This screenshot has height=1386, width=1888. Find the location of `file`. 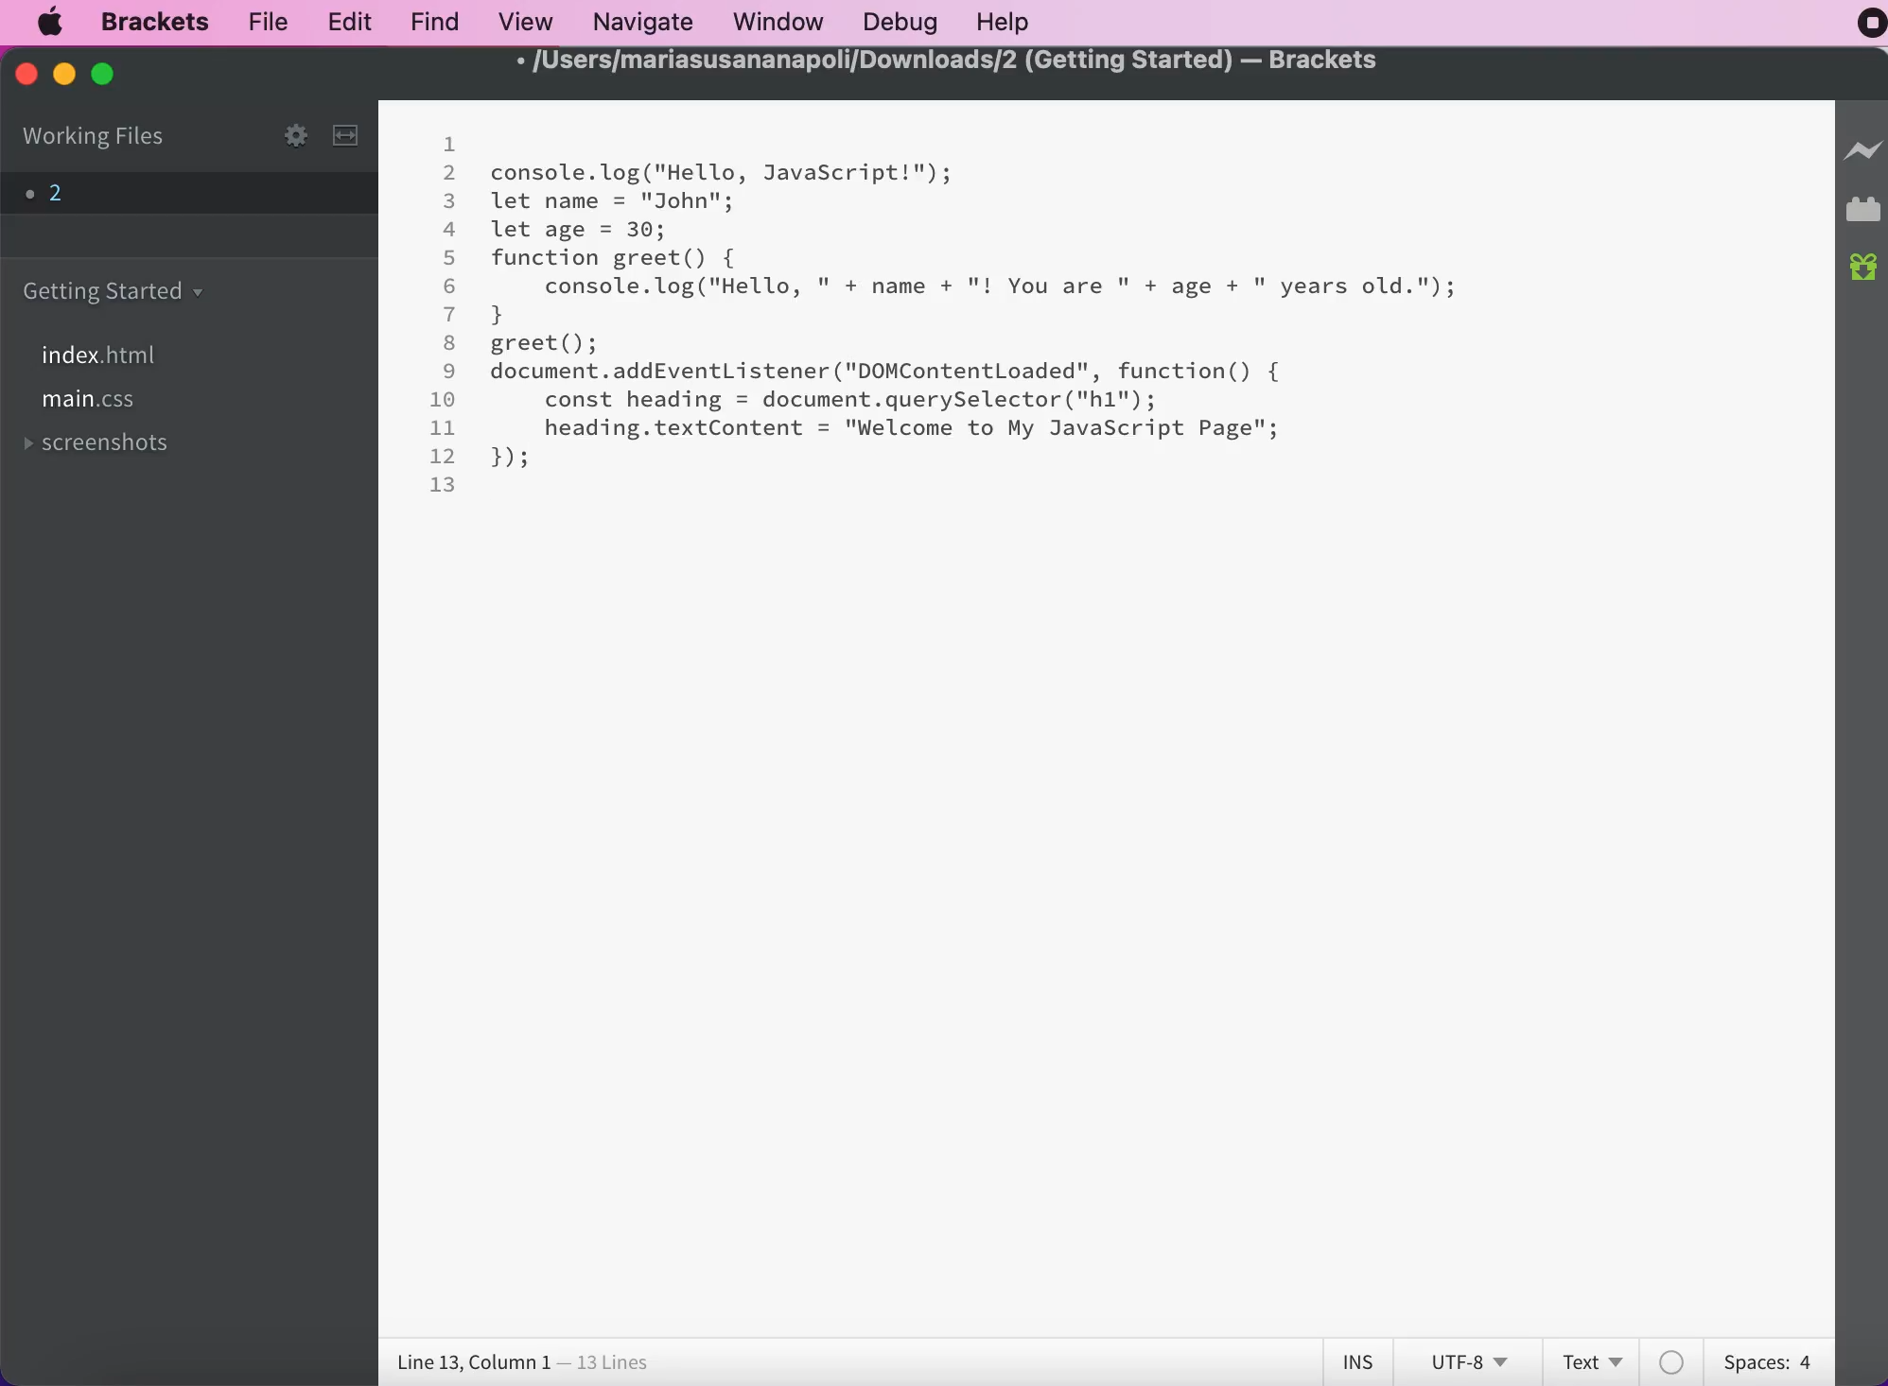

file is located at coordinates (263, 25).